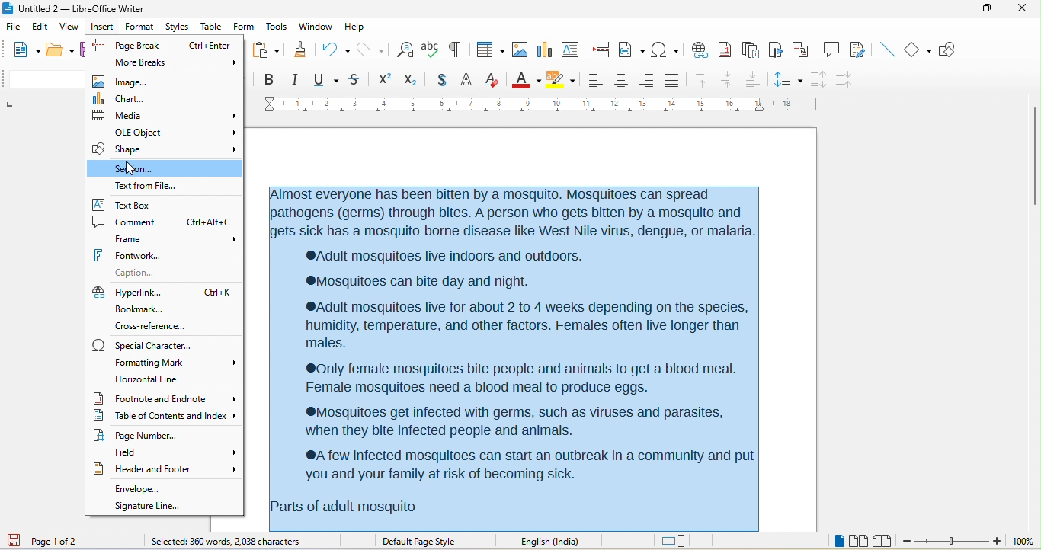  I want to click on click to save the document, so click(13, 541).